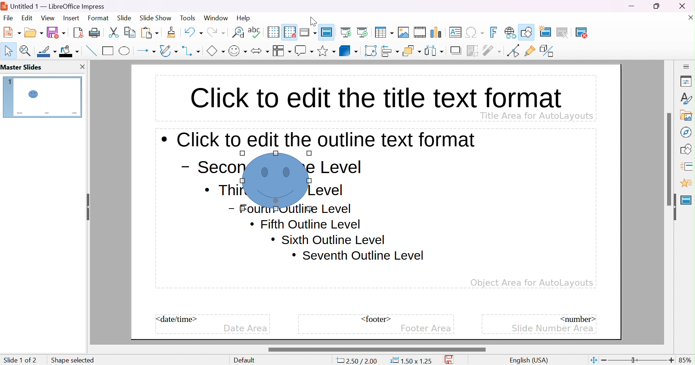 Image resolution: width=695 pixels, height=365 pixels. What do you see at coordinates (125, 50) in the screenshot?
I see `ellipse` at bounding box center [125, 50].